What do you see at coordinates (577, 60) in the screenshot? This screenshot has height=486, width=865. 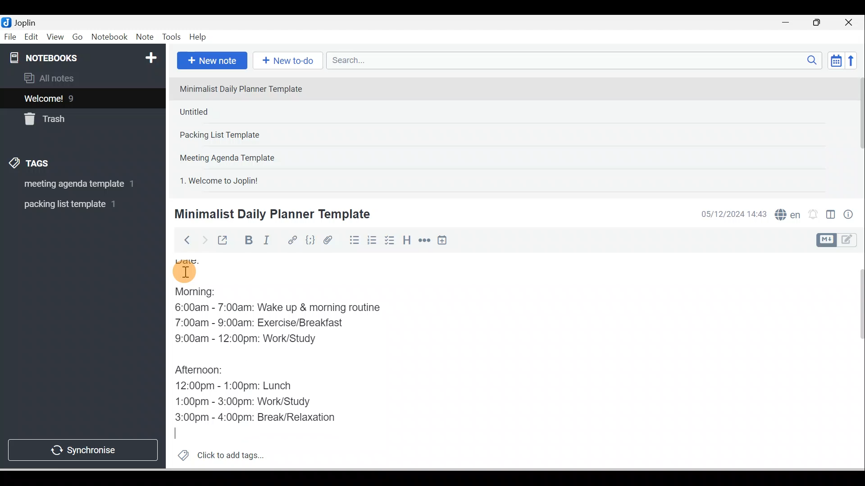 I see `Search bar` at bounding box center [577, 60].